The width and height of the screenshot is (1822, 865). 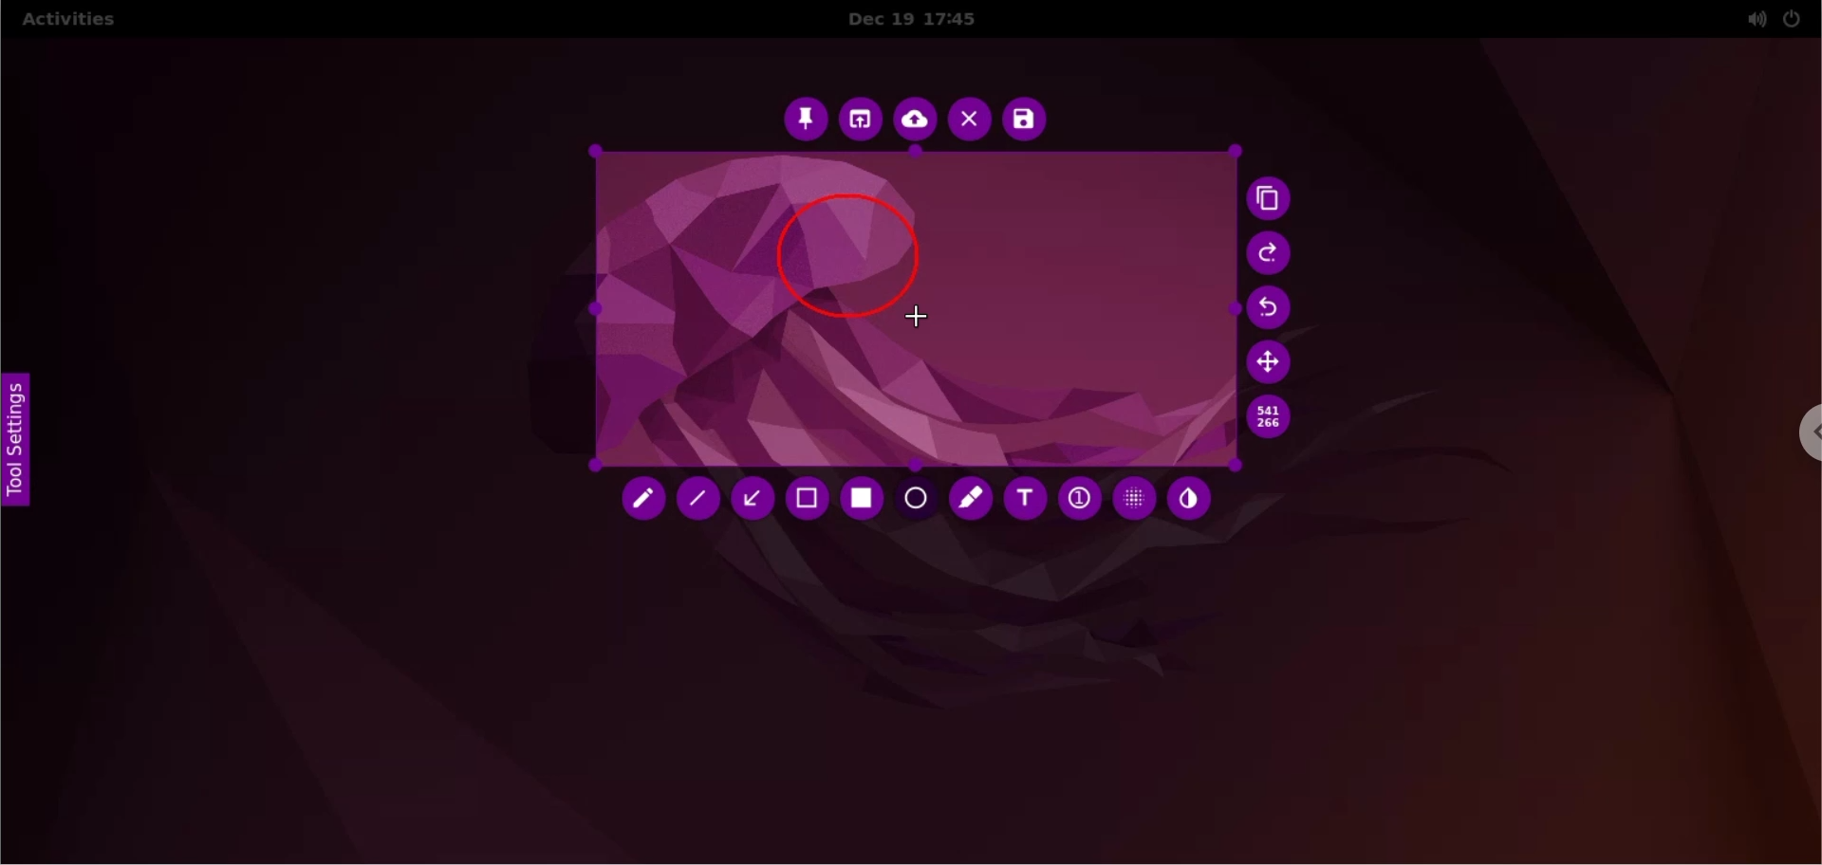 What do you see at coordinates (755, 499) in the screenshot?
I see `arrow tool` at bounding box center [755, 499].